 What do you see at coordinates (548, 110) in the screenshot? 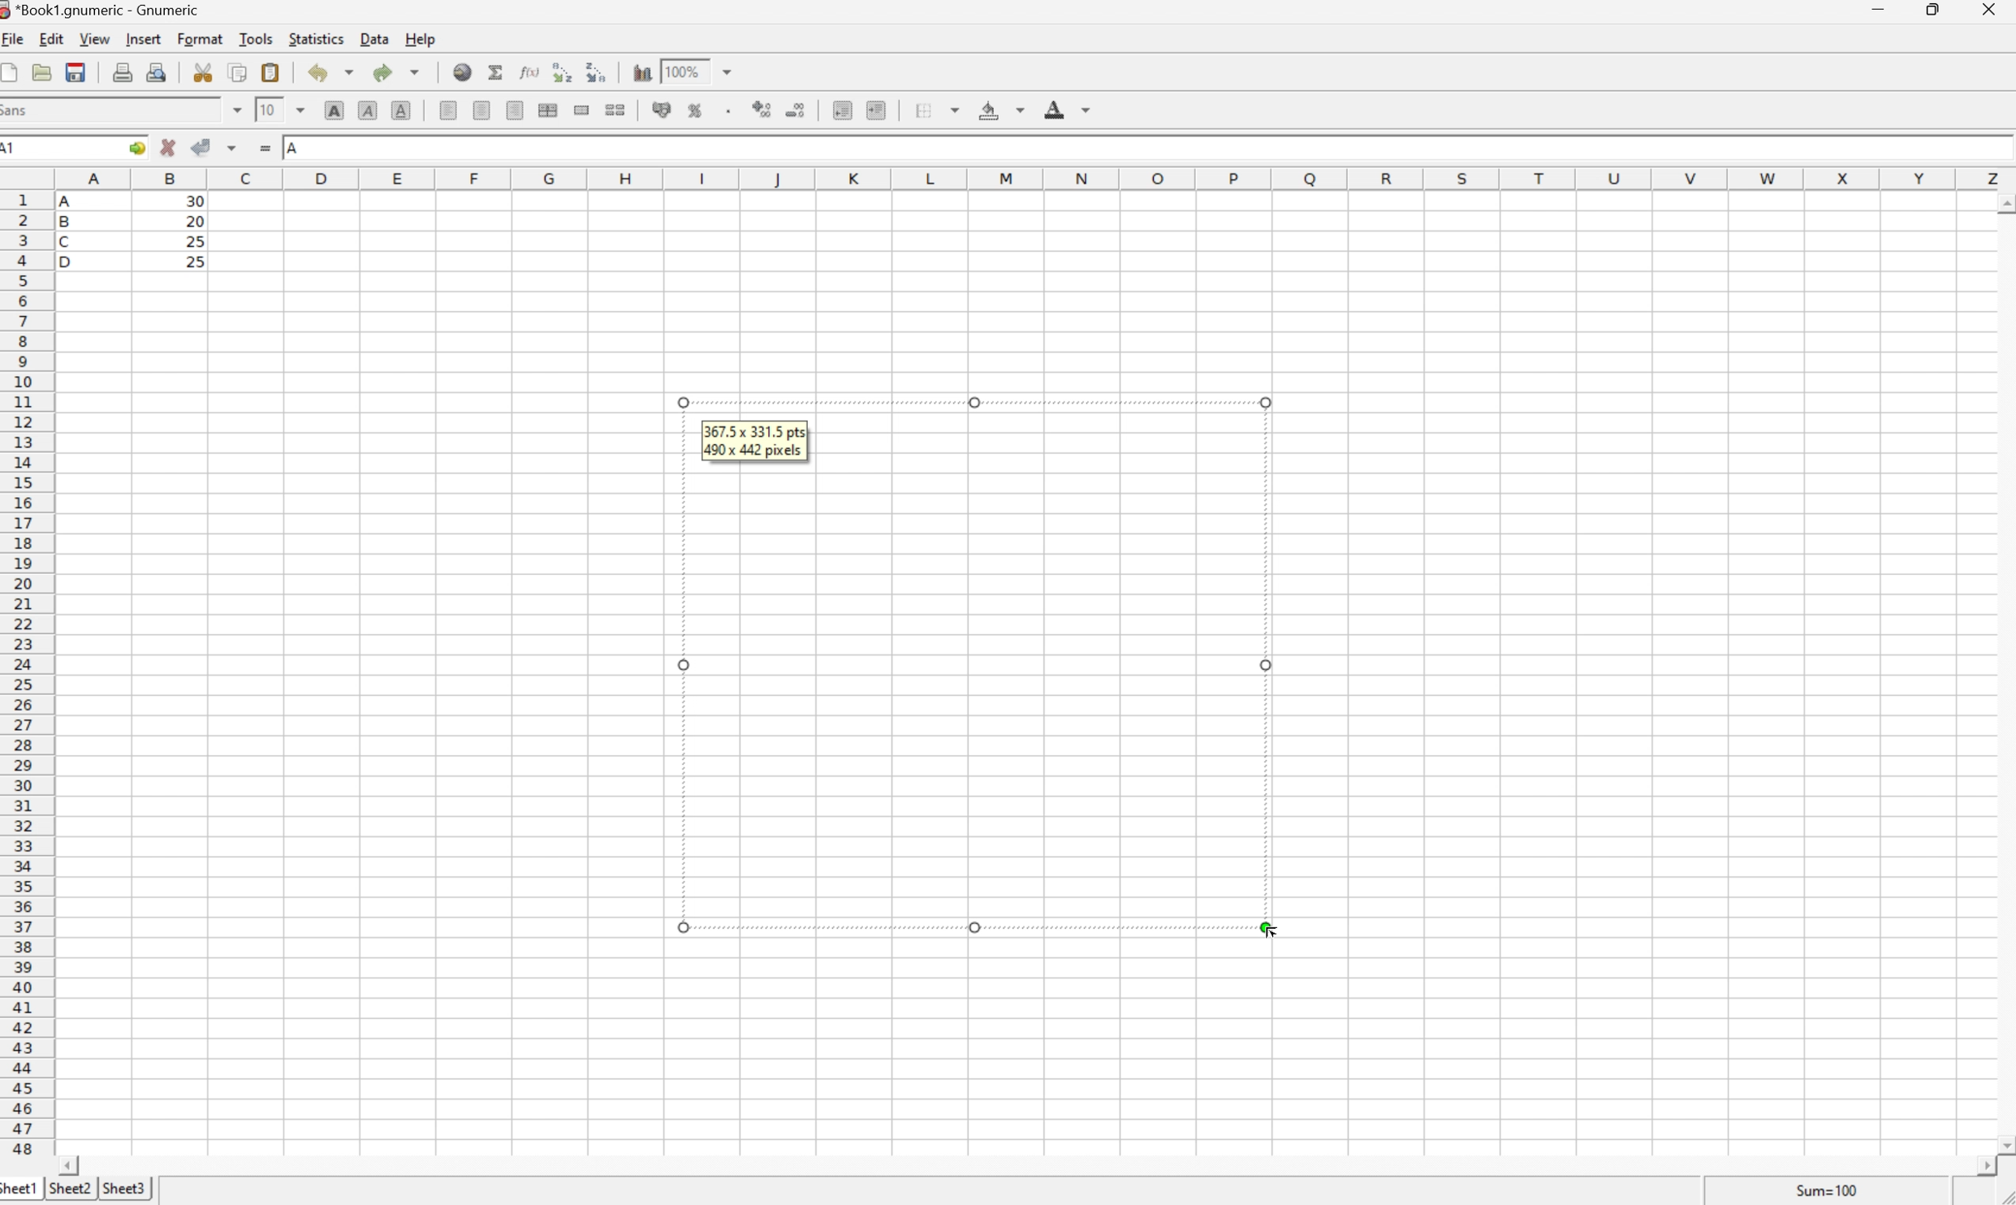
I see `Merge horizontally across the selection` at bounding box center [548, 110].